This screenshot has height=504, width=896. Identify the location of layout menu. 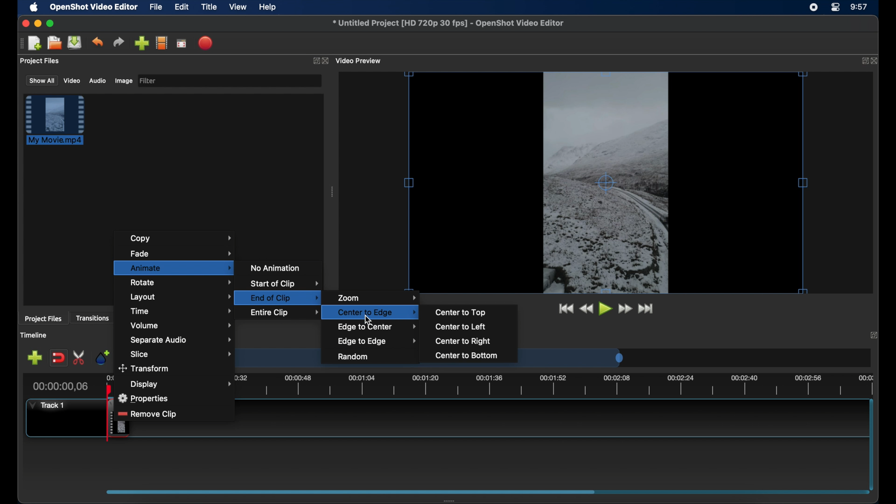
(181, 297).